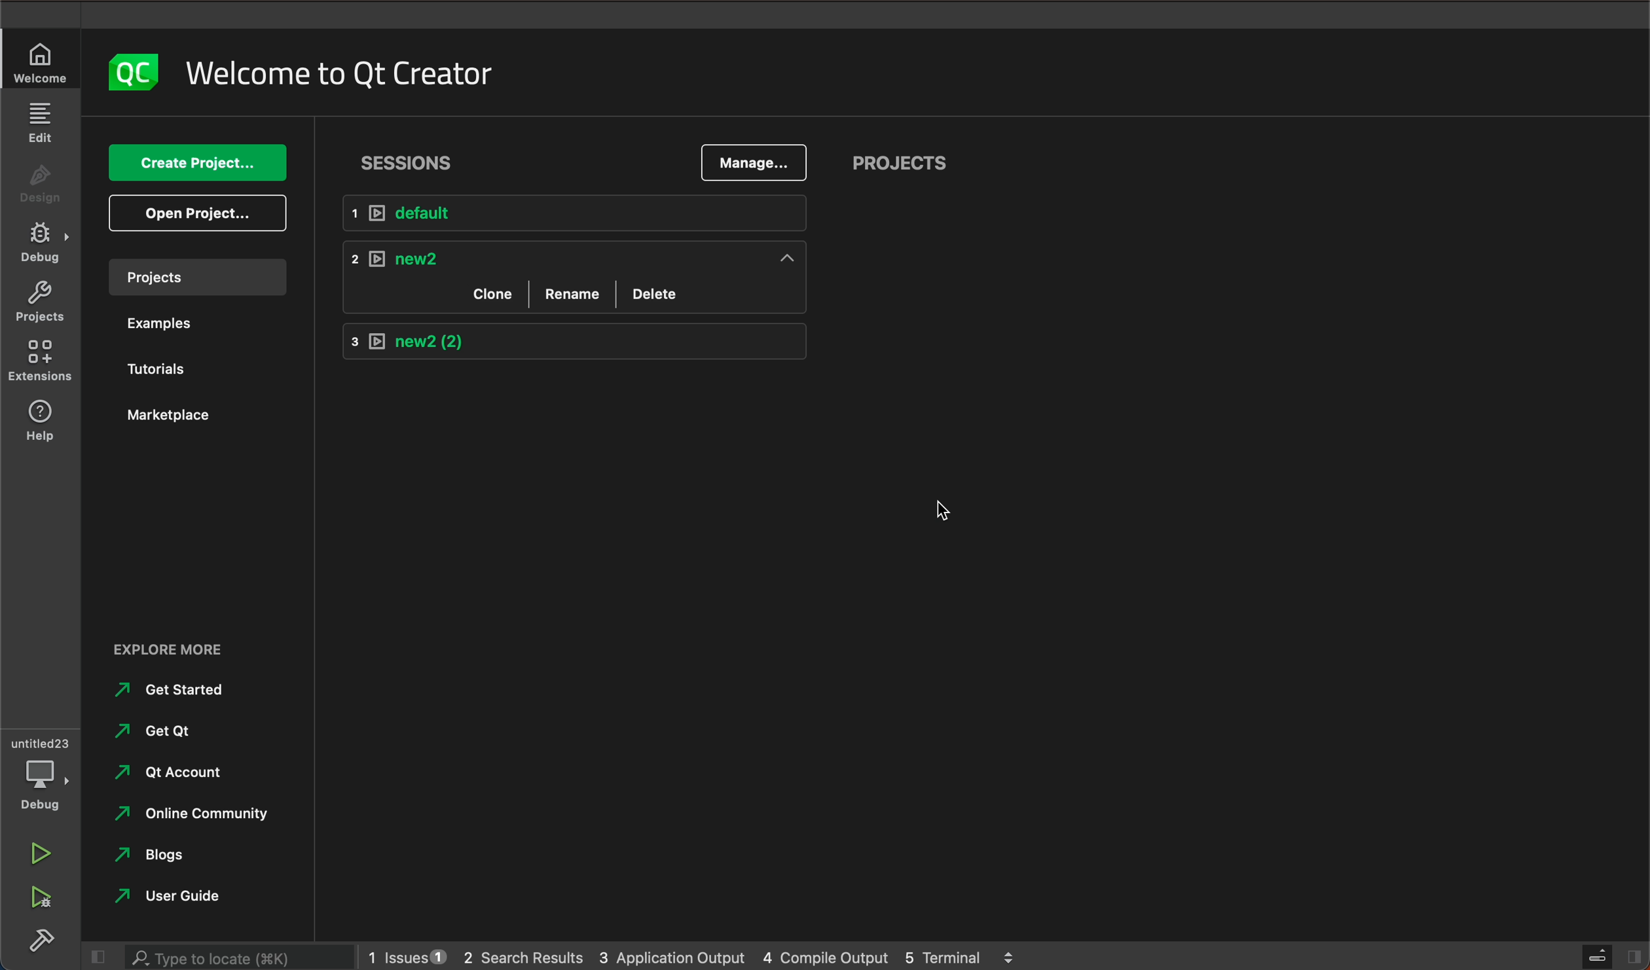 This screenshot has height=970, width=1650. What do you see at coordinates (408, 164) in the screenshot?
I see `sessions` at bounding box center [408, 164].